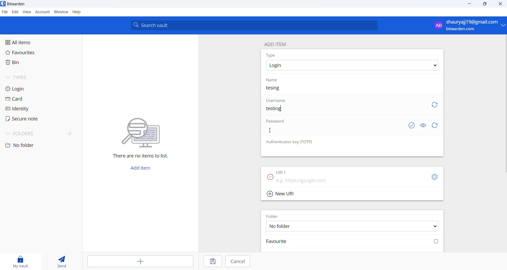  I want to click on type options, so click(353, 66).